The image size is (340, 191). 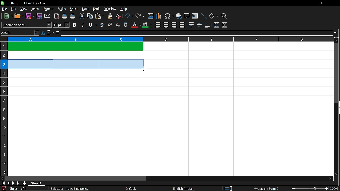 I want to click on underline, so click(x=92, y=25).